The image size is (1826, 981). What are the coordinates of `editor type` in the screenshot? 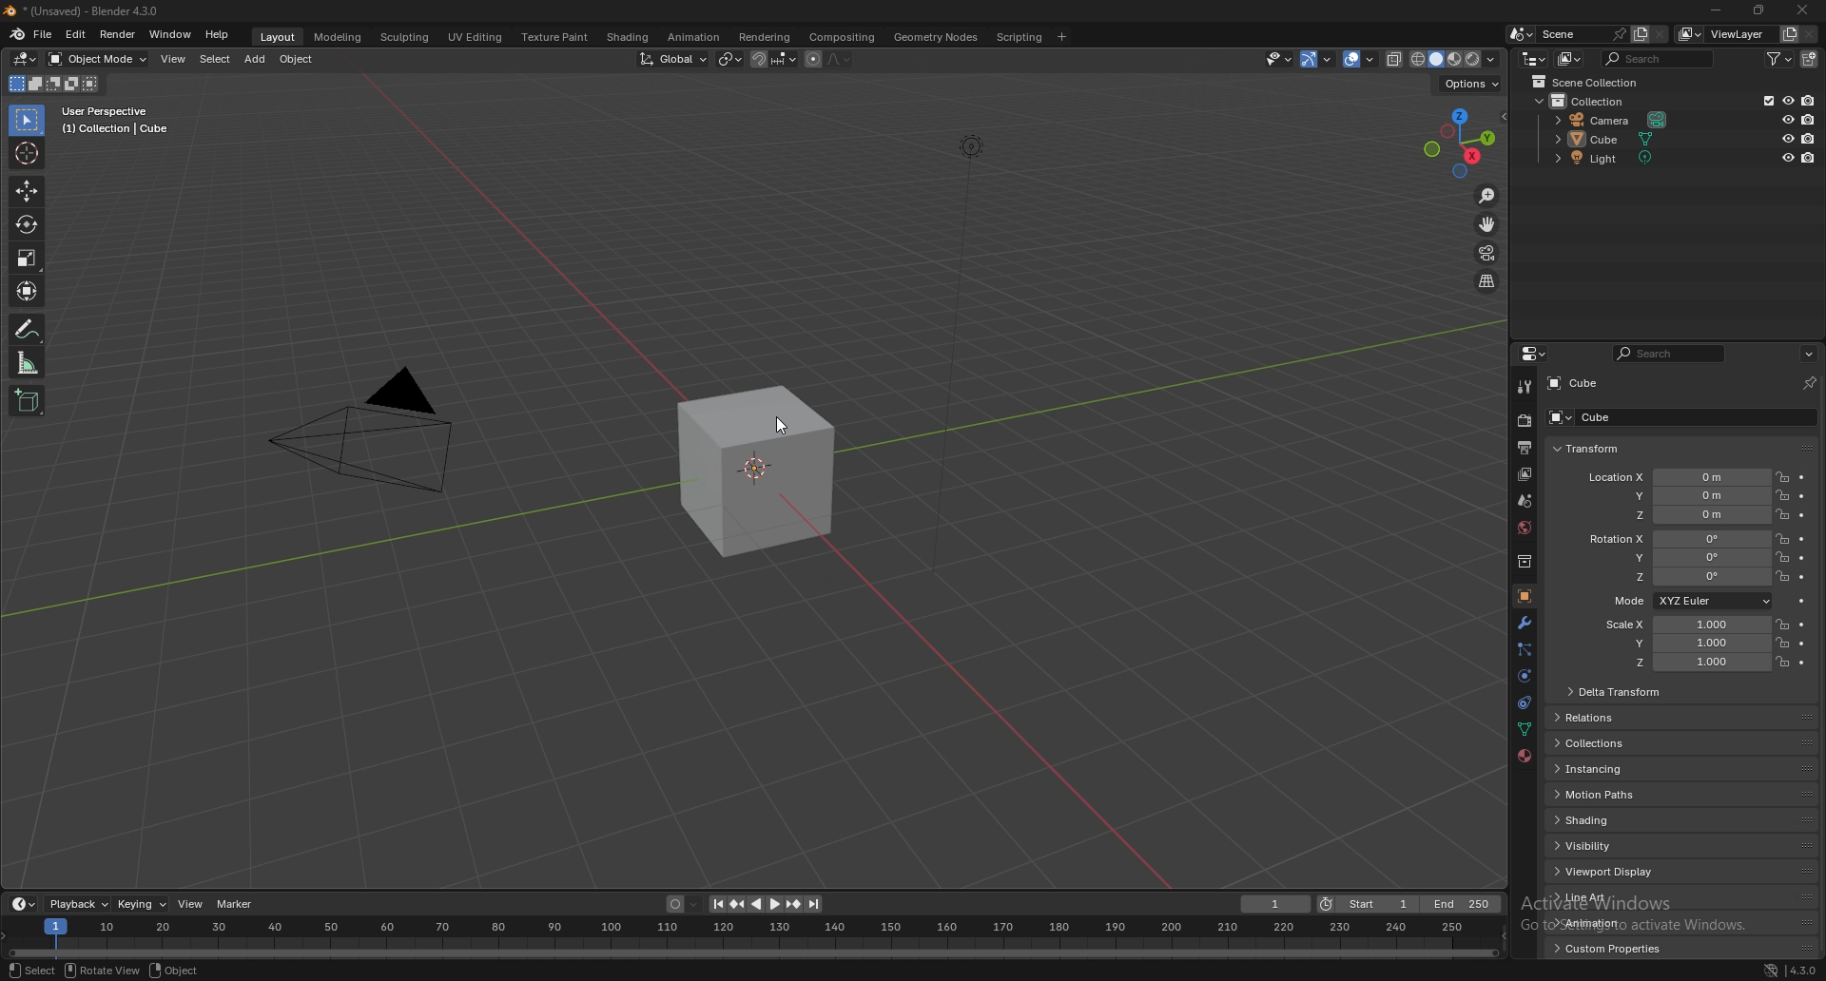 It's located at (26, 60).